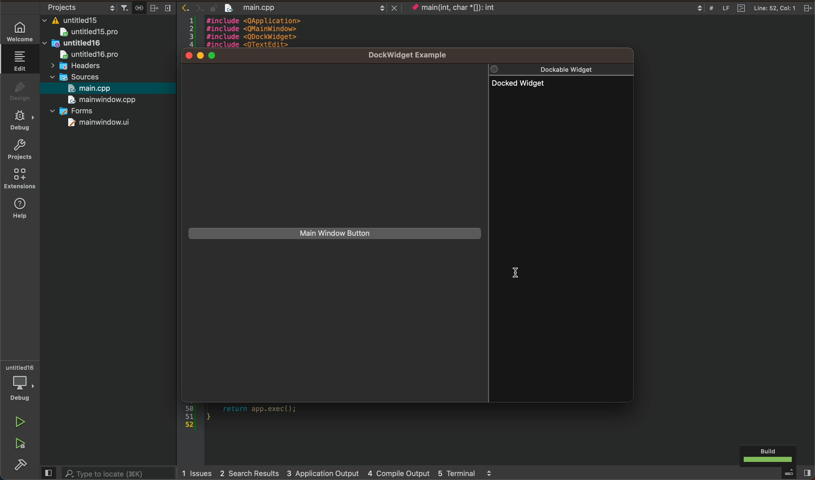  I want to click on projects, so click(20, 148).